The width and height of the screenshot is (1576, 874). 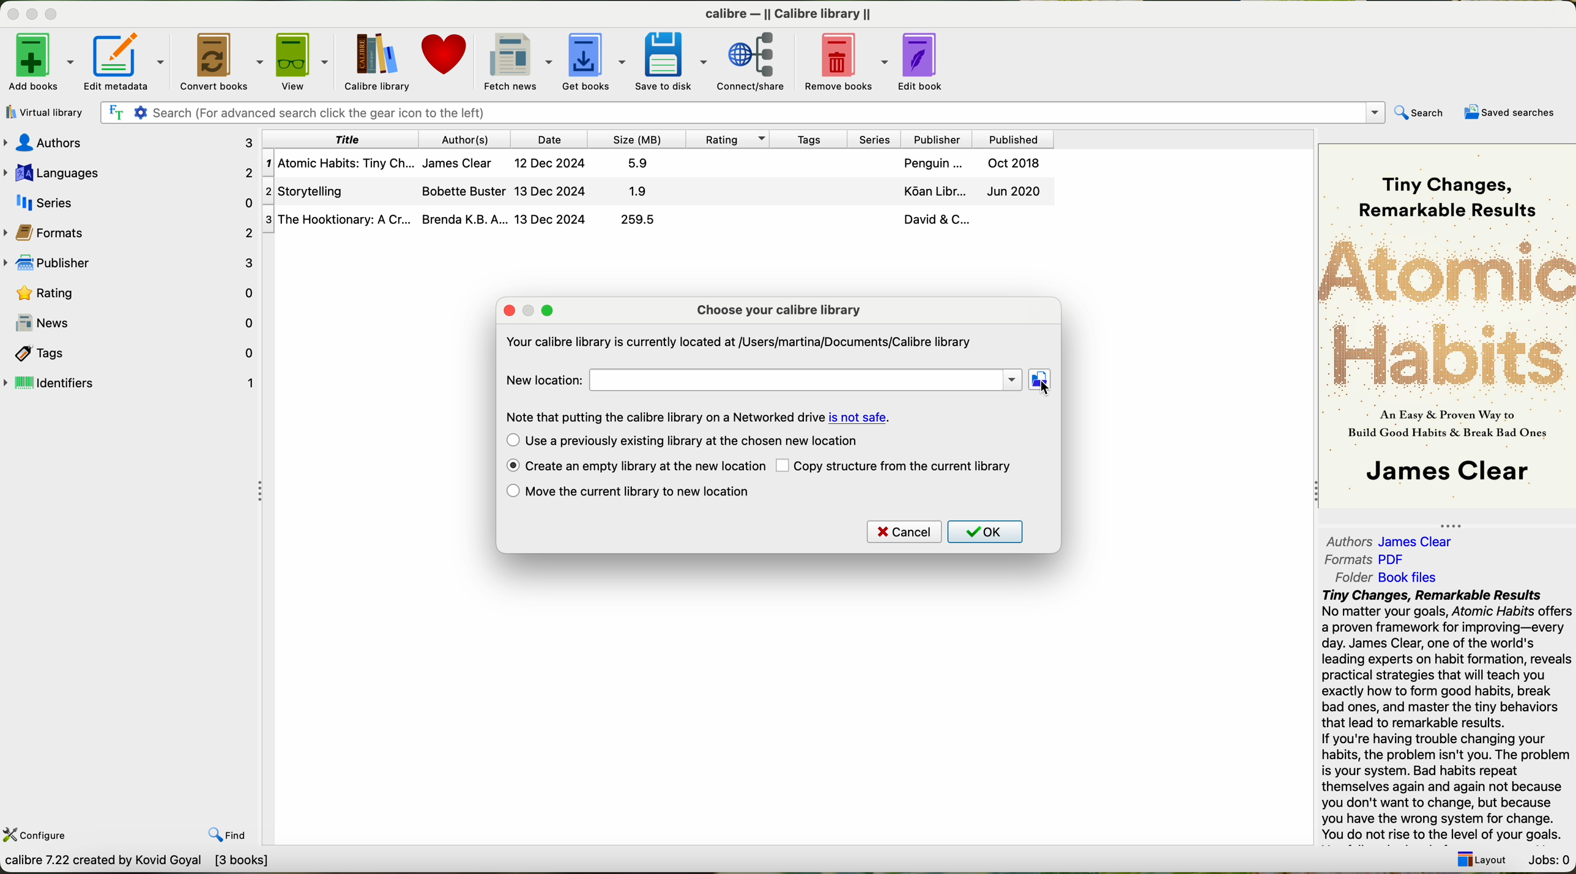 What do you see at coordinates (662, 165) in the screenshot?
I see `First Book Atomic Habits` at bounding box center [662, 165].